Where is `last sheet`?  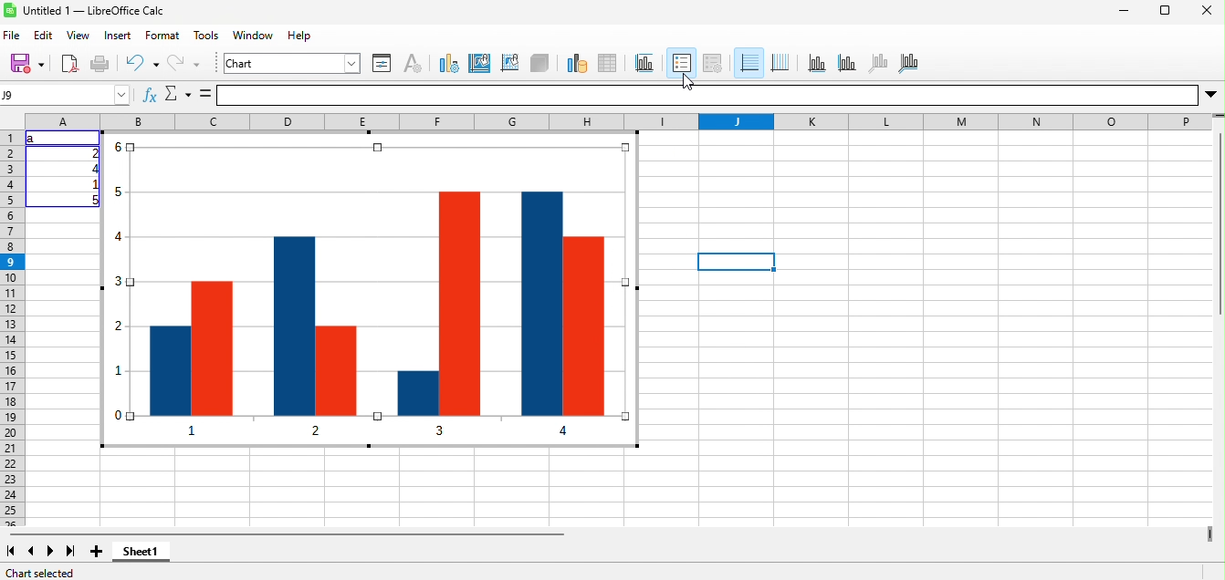
last sheet is located at coordinates (71, 552).